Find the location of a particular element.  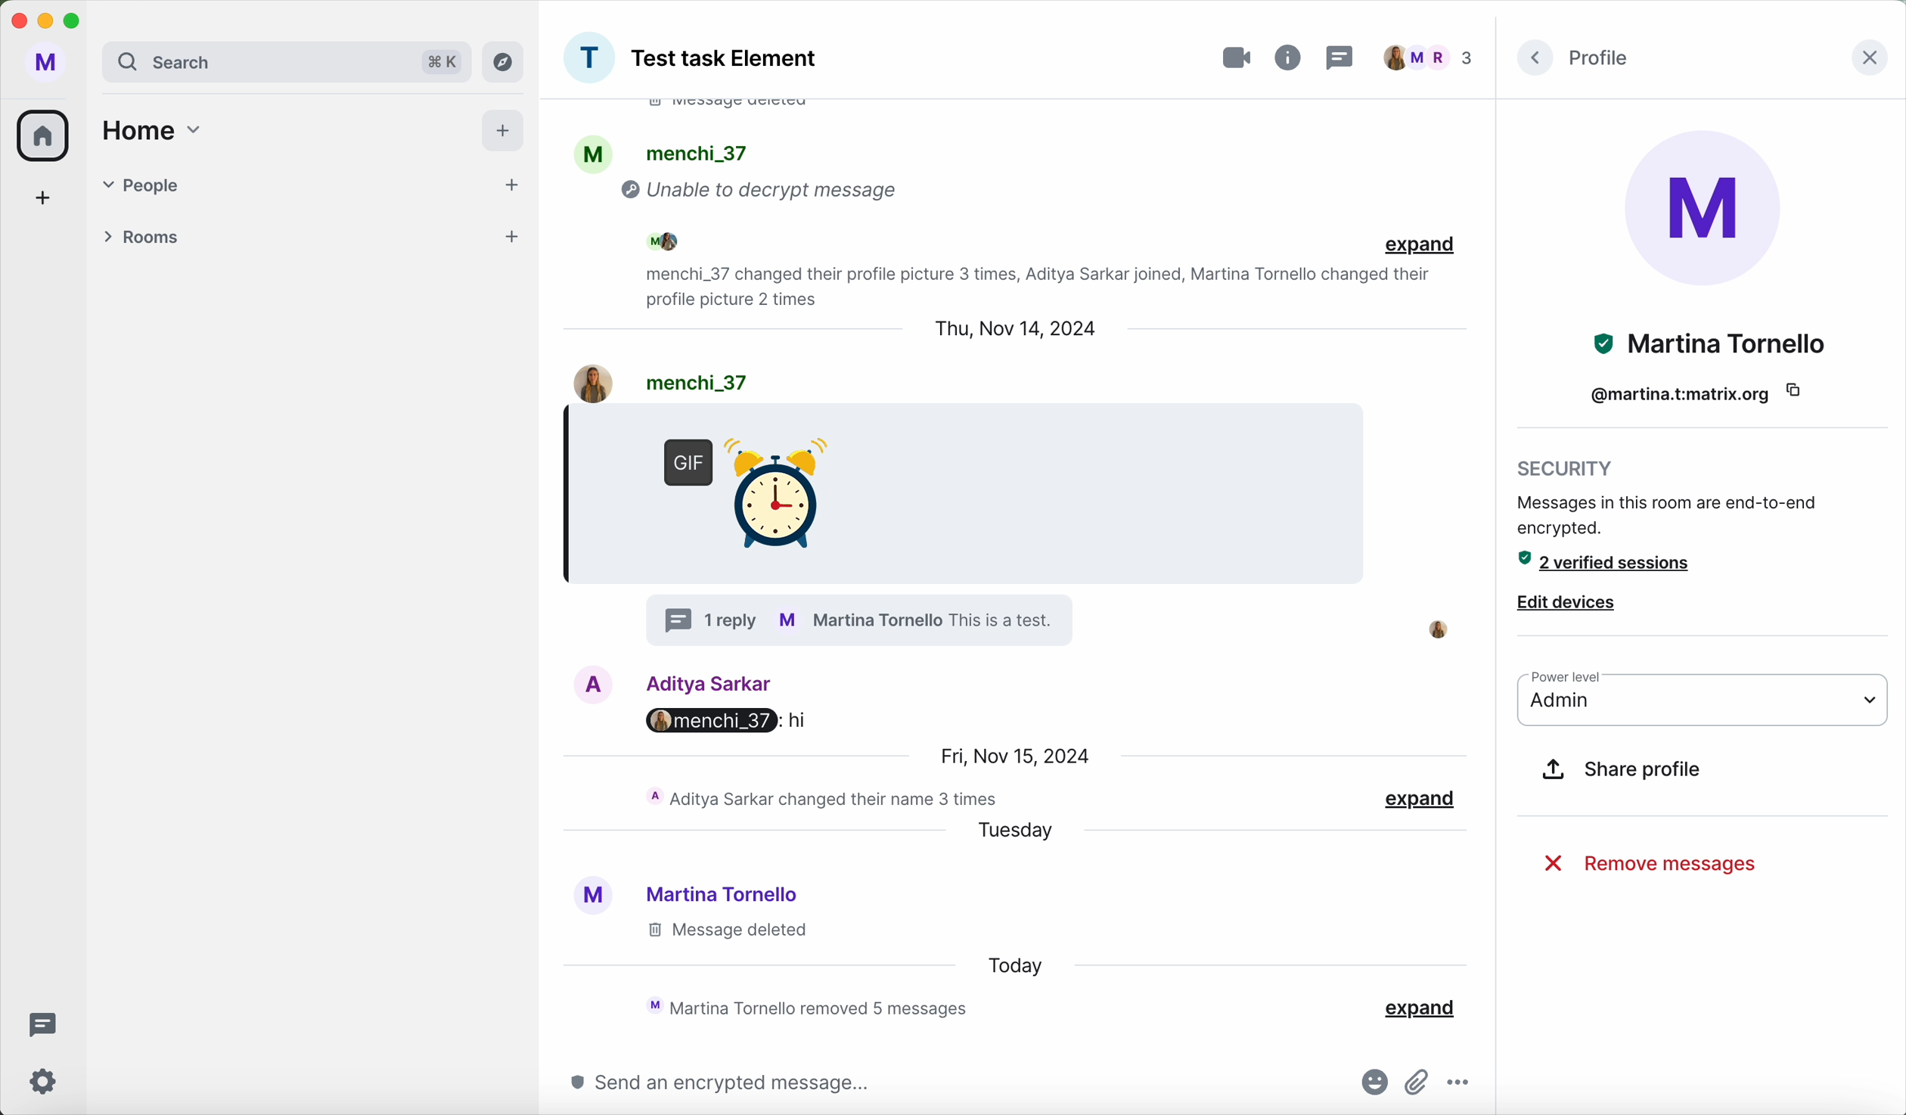

date is located at coordinates (1013, 756).